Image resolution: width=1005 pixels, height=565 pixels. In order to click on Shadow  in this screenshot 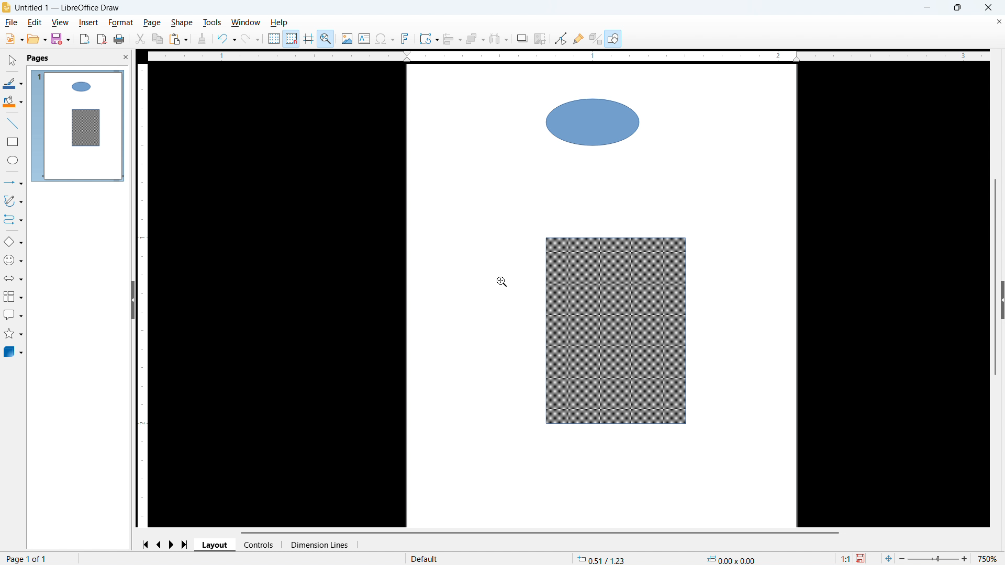, I will do `click(522, 38)`.